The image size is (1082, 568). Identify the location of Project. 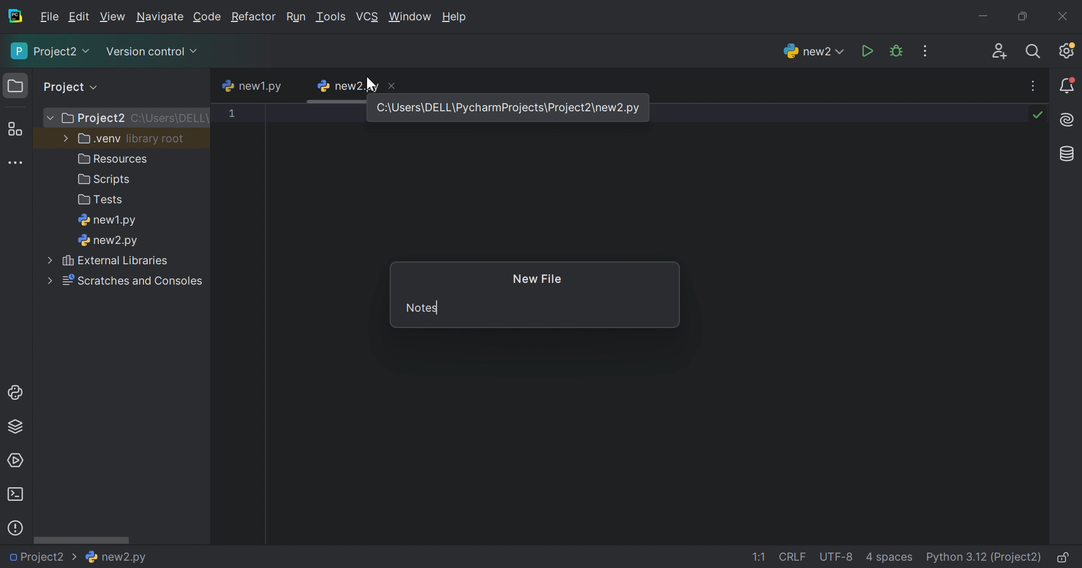
(65, 86).